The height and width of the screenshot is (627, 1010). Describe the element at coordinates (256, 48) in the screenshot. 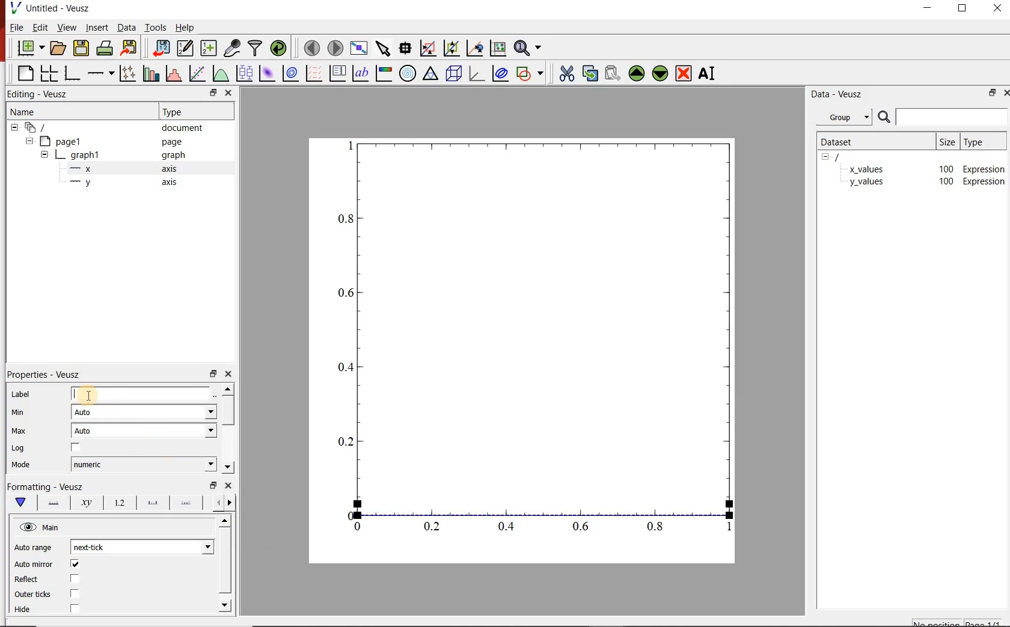

I see `filter data` at that location.